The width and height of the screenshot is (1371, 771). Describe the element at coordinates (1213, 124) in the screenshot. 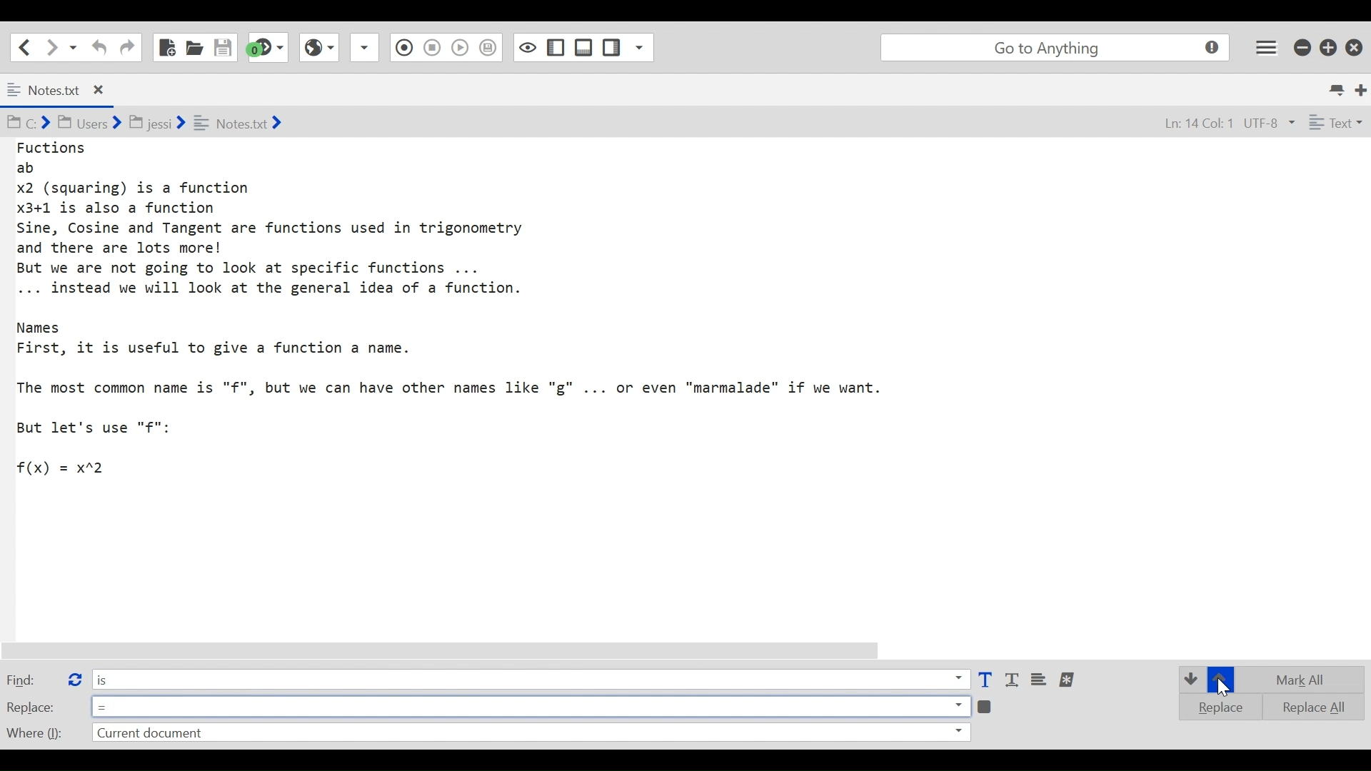

I see `Ln: 17 Col: 11 UTF-8` at that location.